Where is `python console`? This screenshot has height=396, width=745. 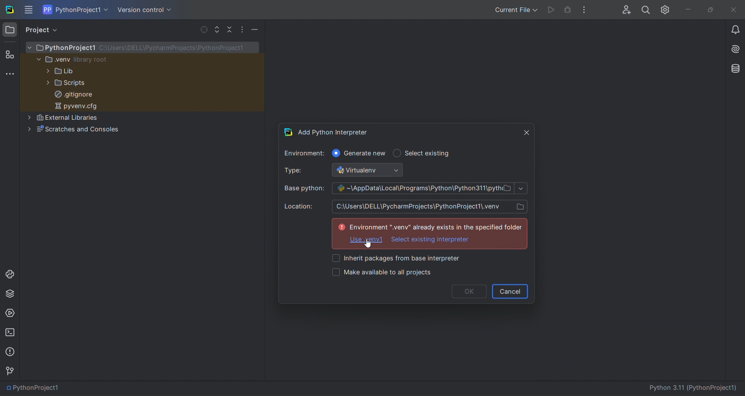
python console is located at coordinates (9, 274).